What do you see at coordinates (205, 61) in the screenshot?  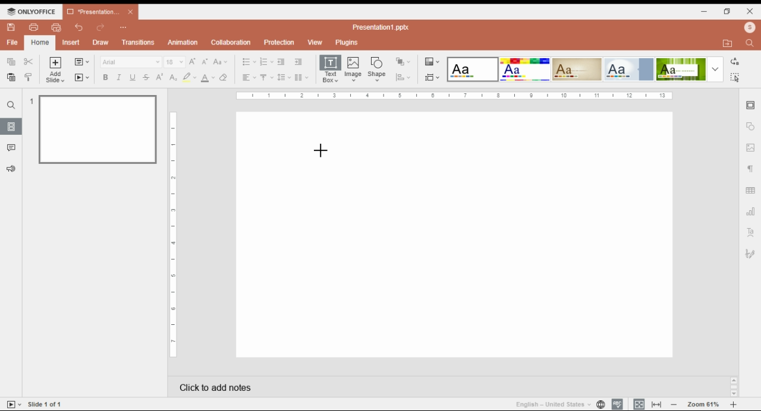 I see `decrement font size` at bounding box center [205, 61].